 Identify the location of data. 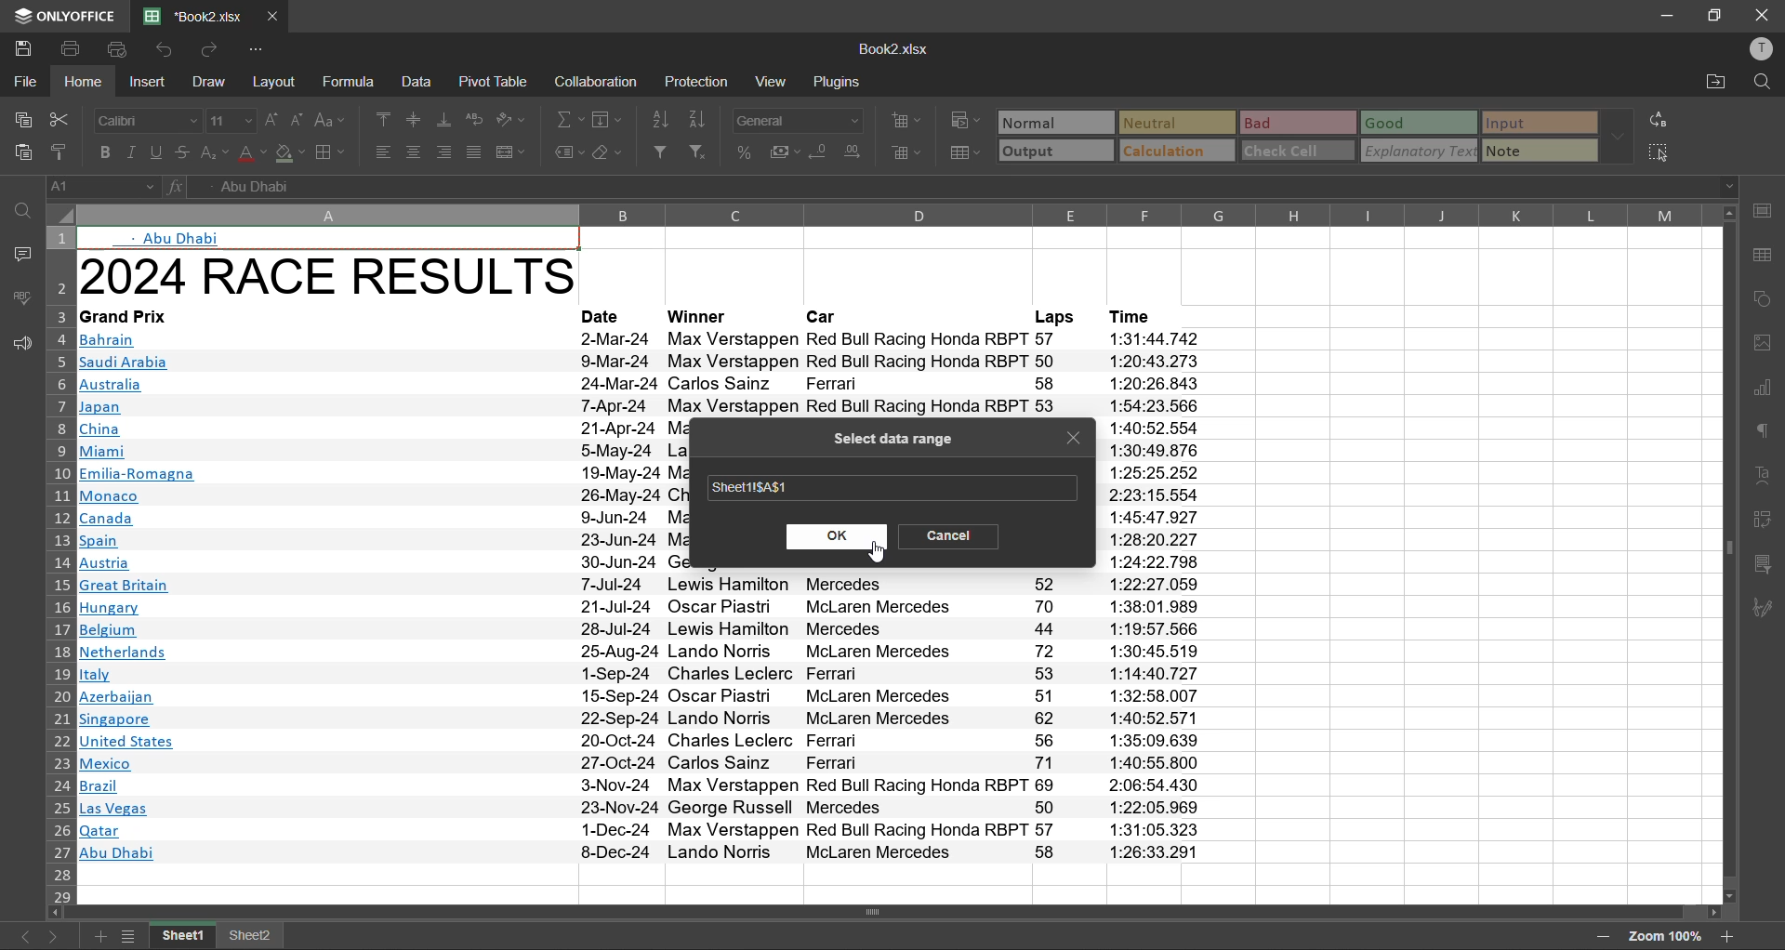
(423, 84).